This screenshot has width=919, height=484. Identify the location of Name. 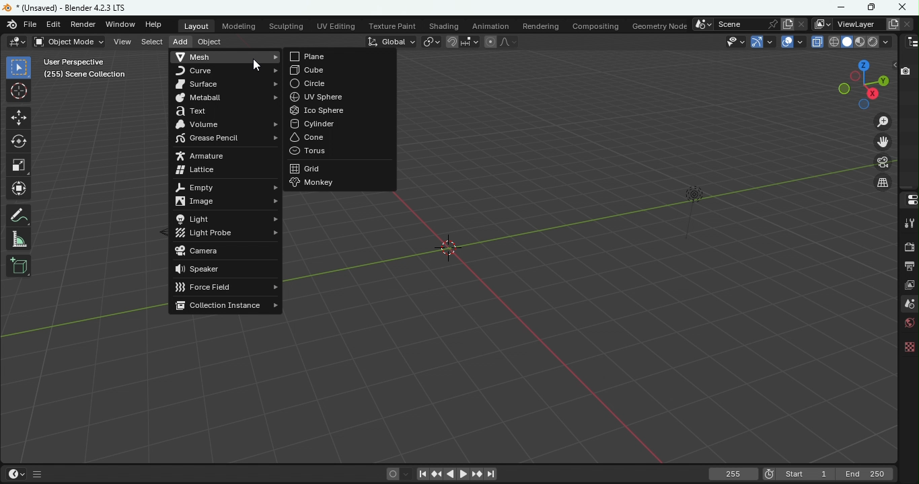
(856, 23).